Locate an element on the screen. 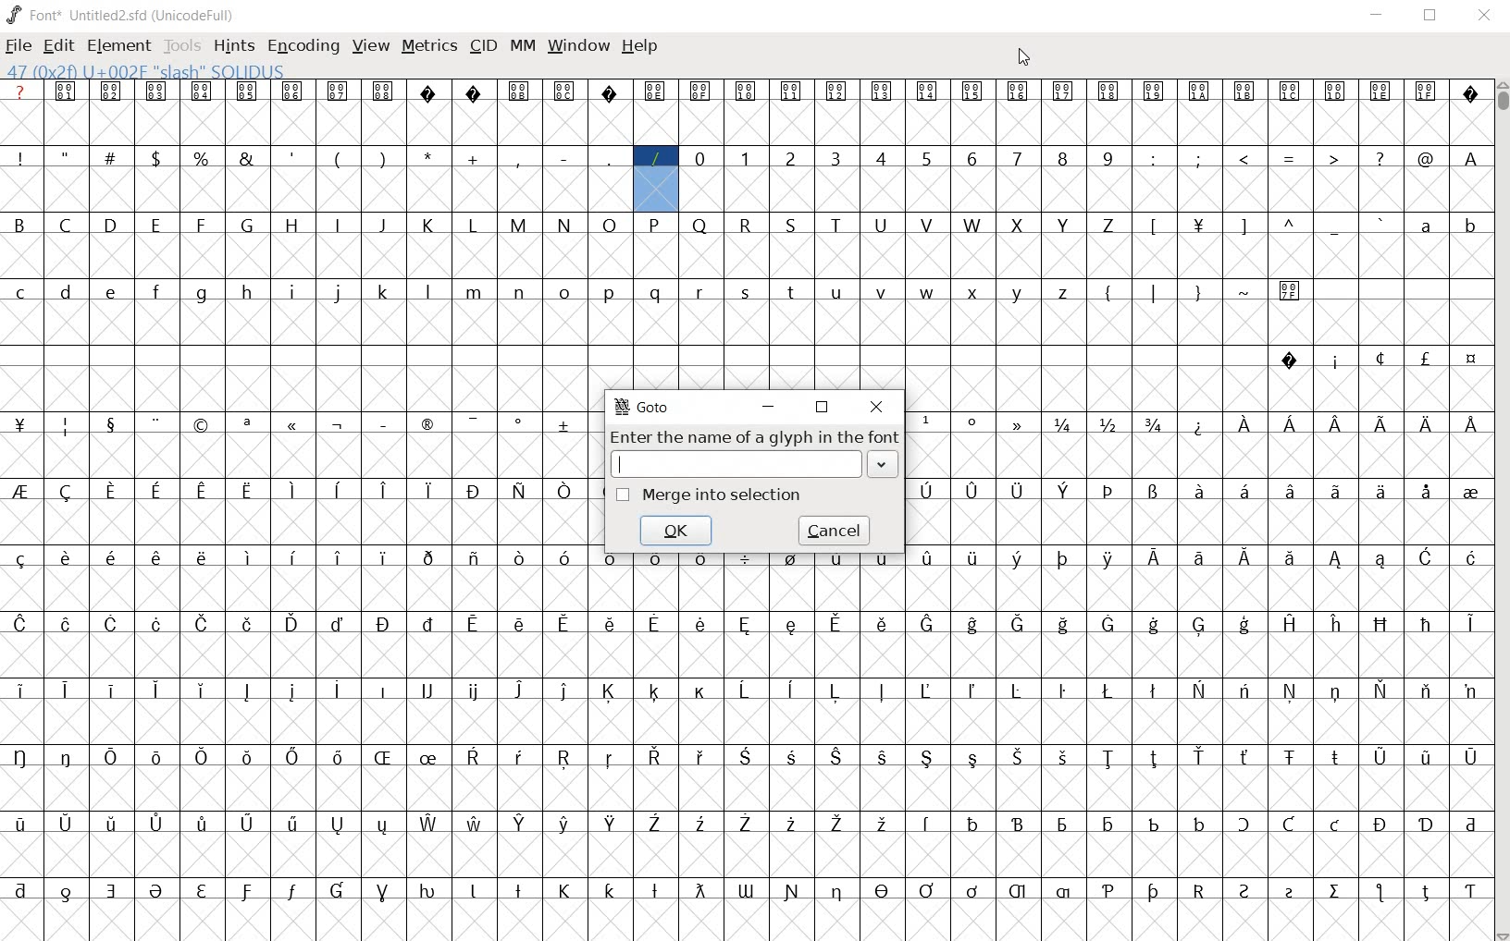  glyph is located at coordinates (564, 758).